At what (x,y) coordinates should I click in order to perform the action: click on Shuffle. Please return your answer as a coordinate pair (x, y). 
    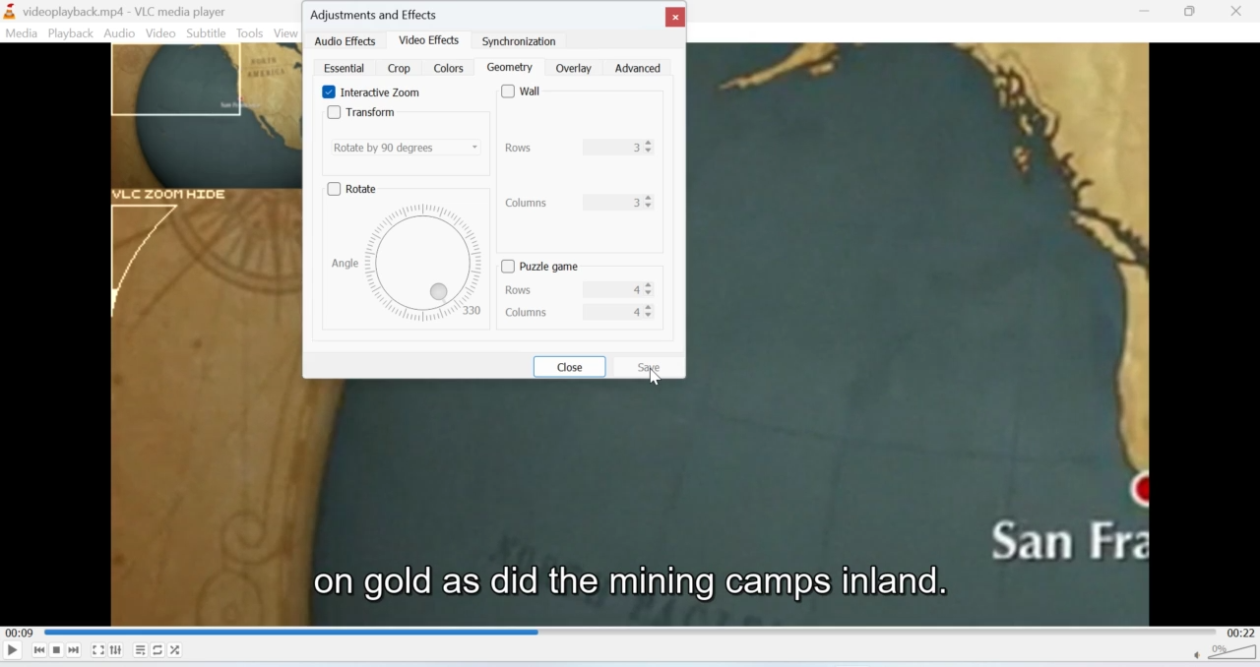
    Looking at the image, I should click on (176, 650).